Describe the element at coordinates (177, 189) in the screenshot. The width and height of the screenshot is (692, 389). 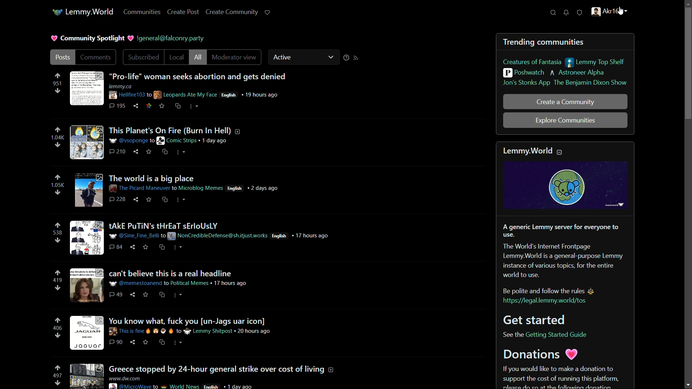
I see `post-3` at that location.